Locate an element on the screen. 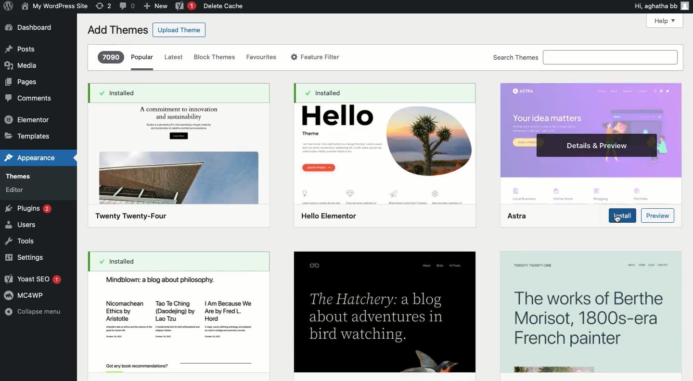  Elementor is located at coordinates (29, 118).